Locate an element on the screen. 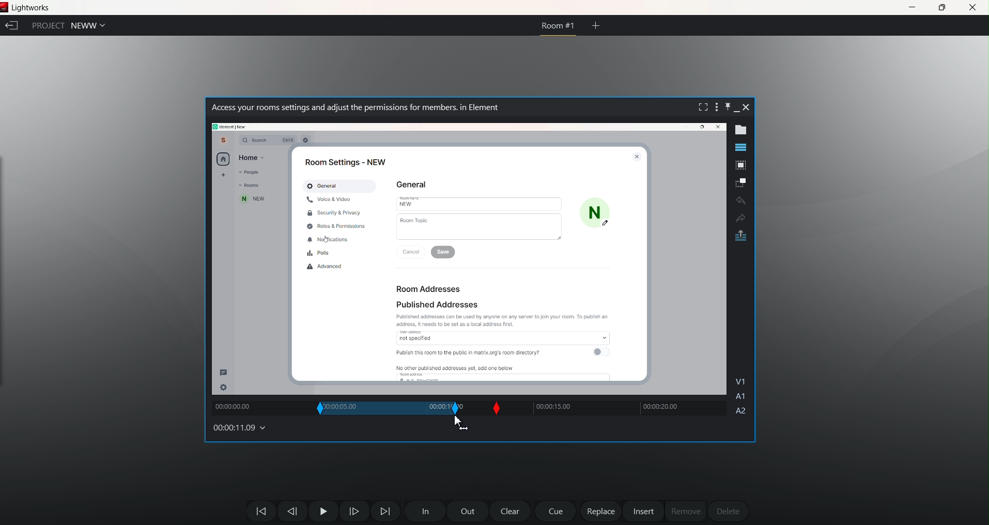 The height and width of the screenshot is (525, 989). New is located at coordinates (481, 204).